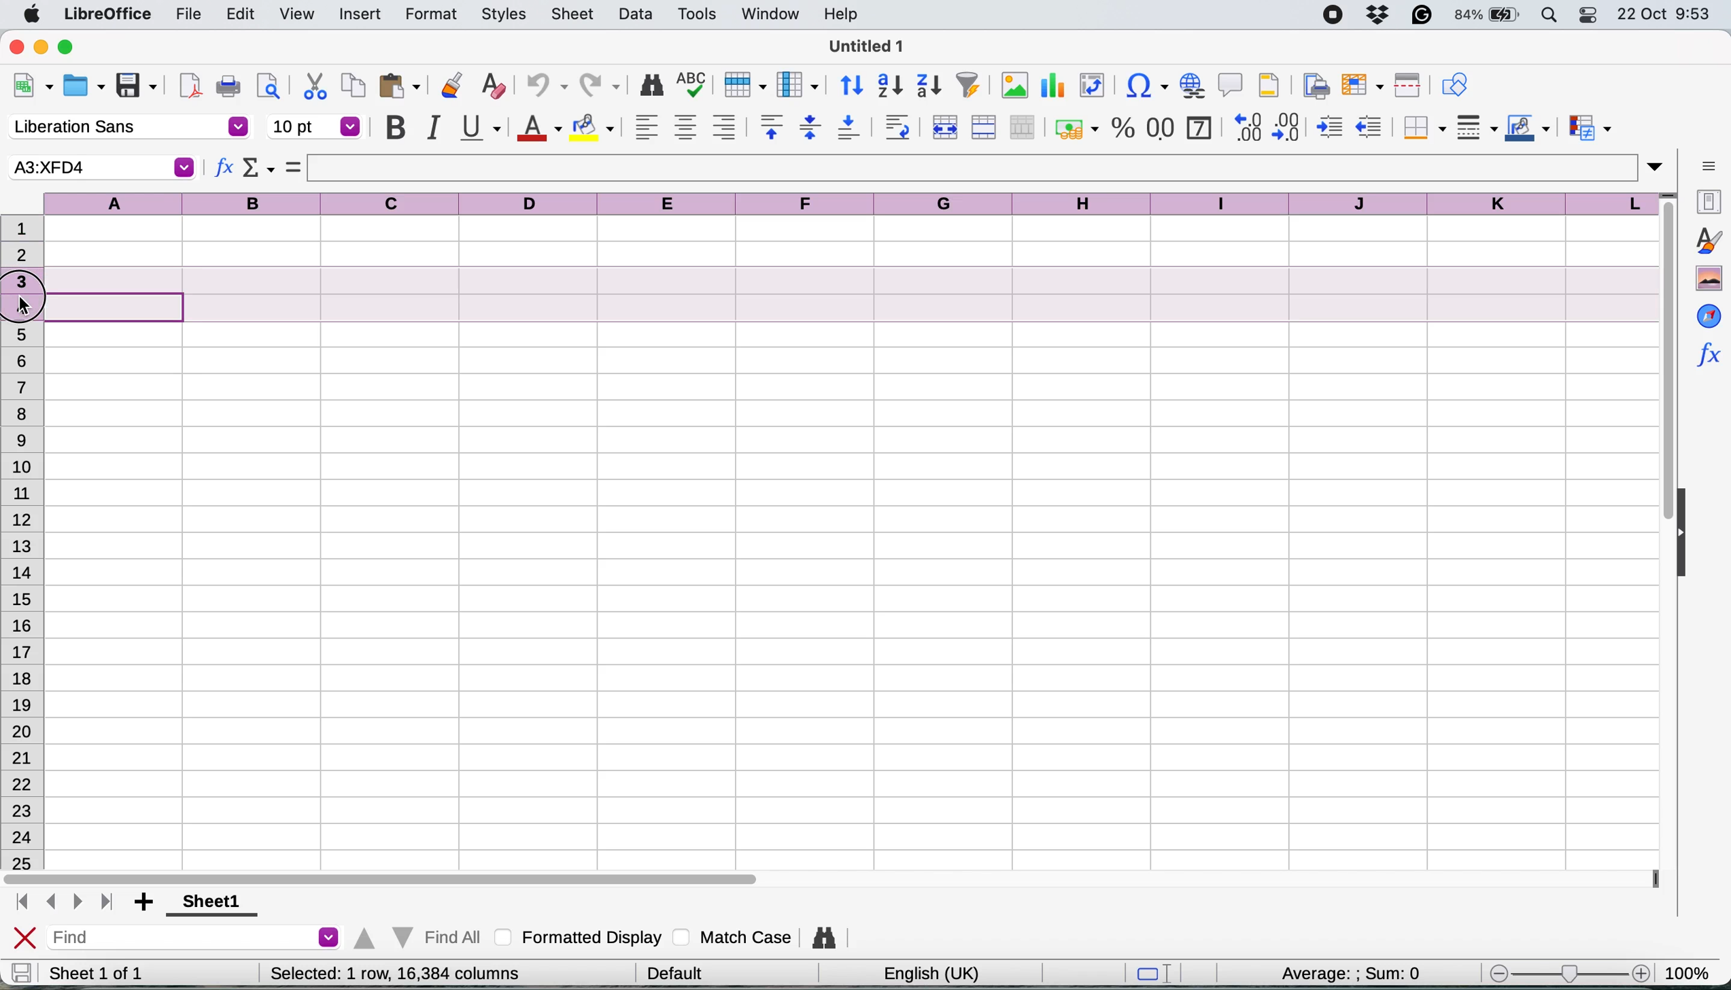  What do you see at coordinates (538, 129) in the screenshot?
I see `text color` at bounding box center [538, 129].